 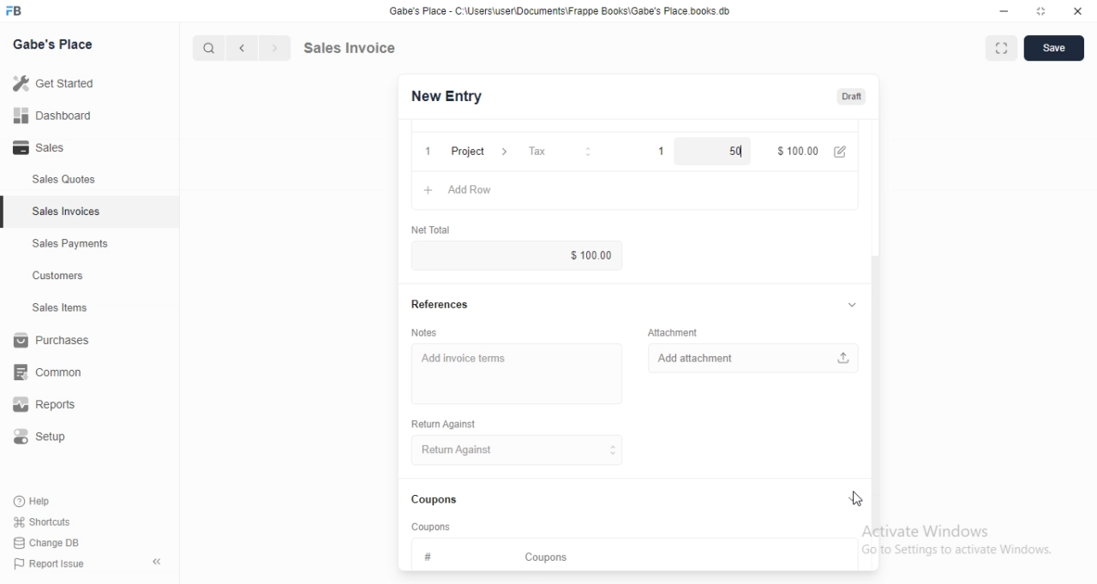 What do you see at coordinates (53, 277) in the screenshot?
I see `Customers.` at bounding box center [53, 277].